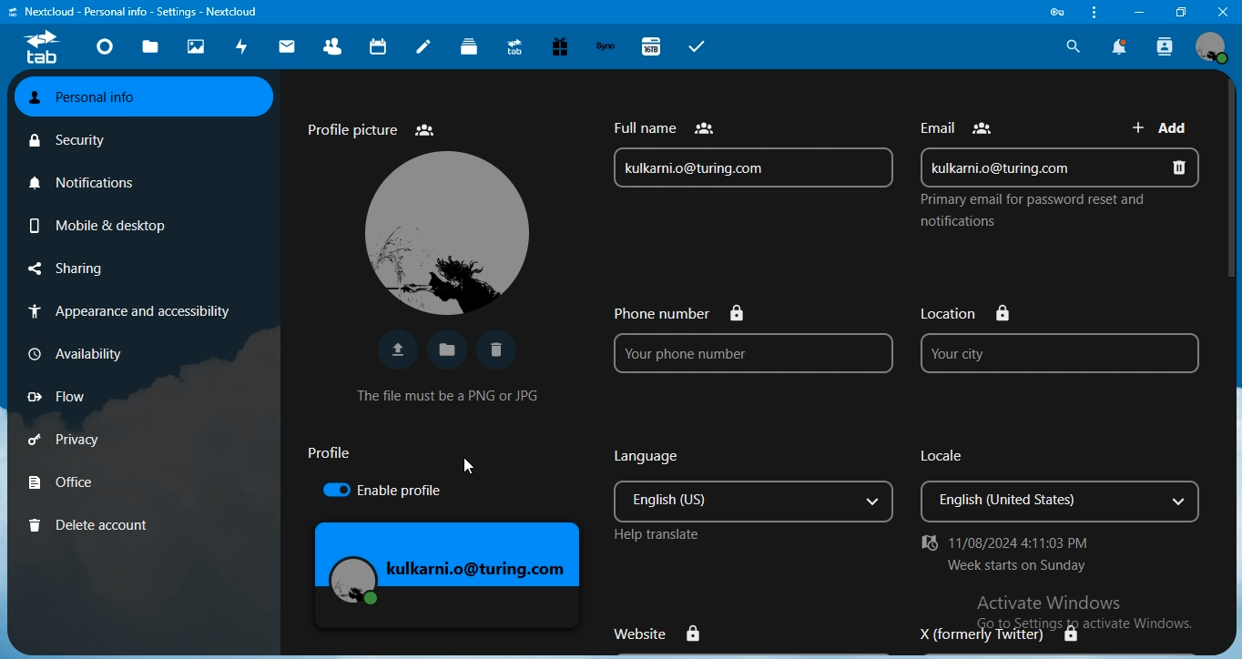  I want to click on text, so click(139, 12).